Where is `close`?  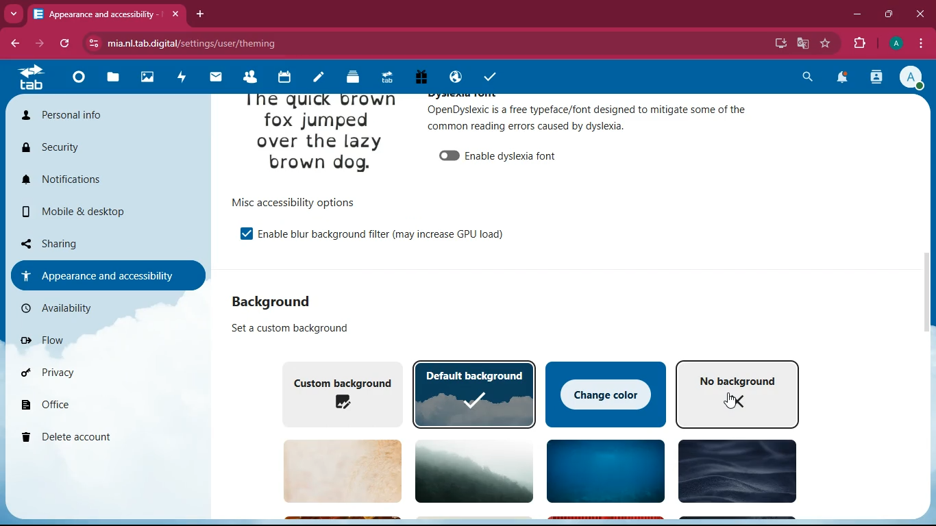 close is located at coordinates (920, 13).